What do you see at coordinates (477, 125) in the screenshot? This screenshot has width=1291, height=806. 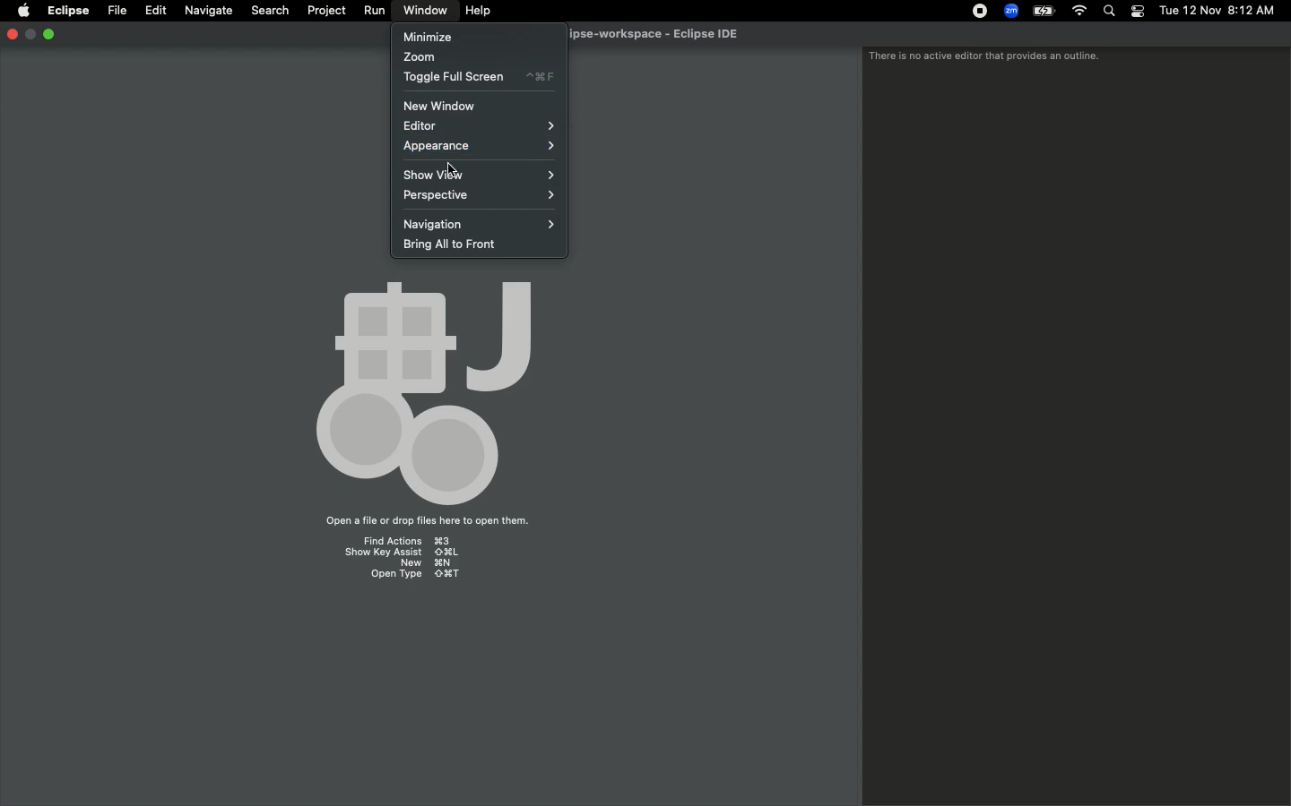 I see `Editor` at bounding box center [477, 125].